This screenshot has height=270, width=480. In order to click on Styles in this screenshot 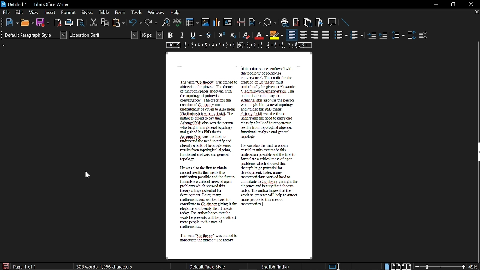, I will do `click(88, 13)`.